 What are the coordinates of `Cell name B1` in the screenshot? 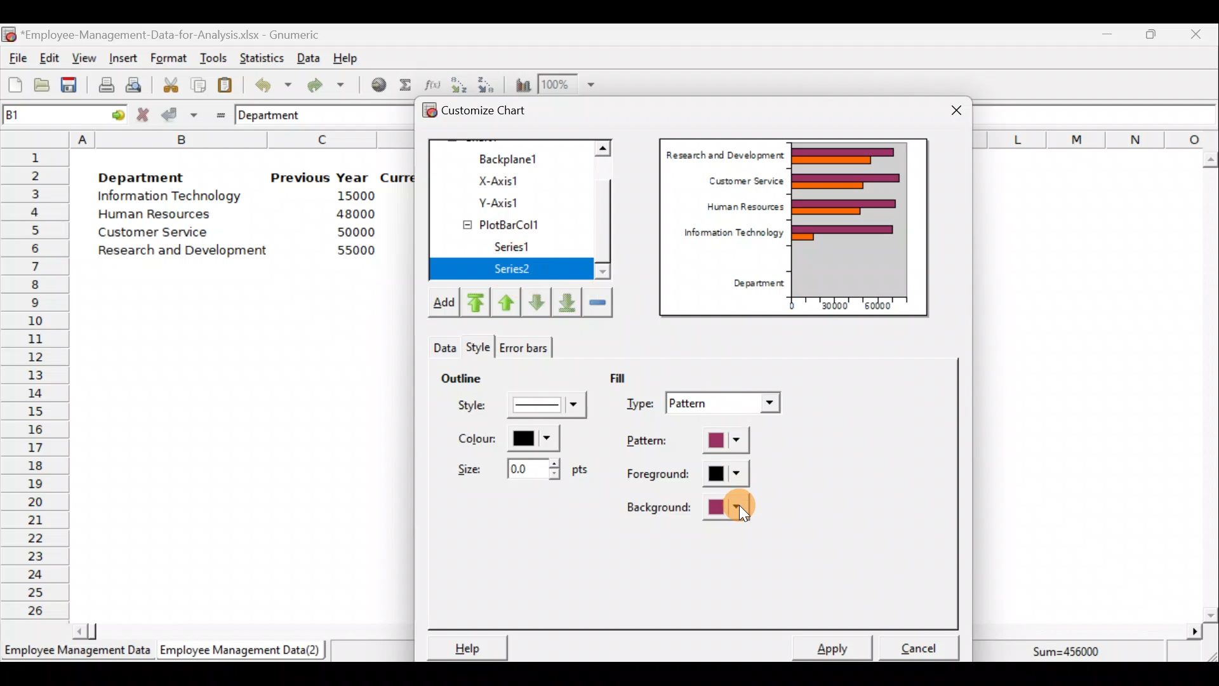 It's located at (42, 114).